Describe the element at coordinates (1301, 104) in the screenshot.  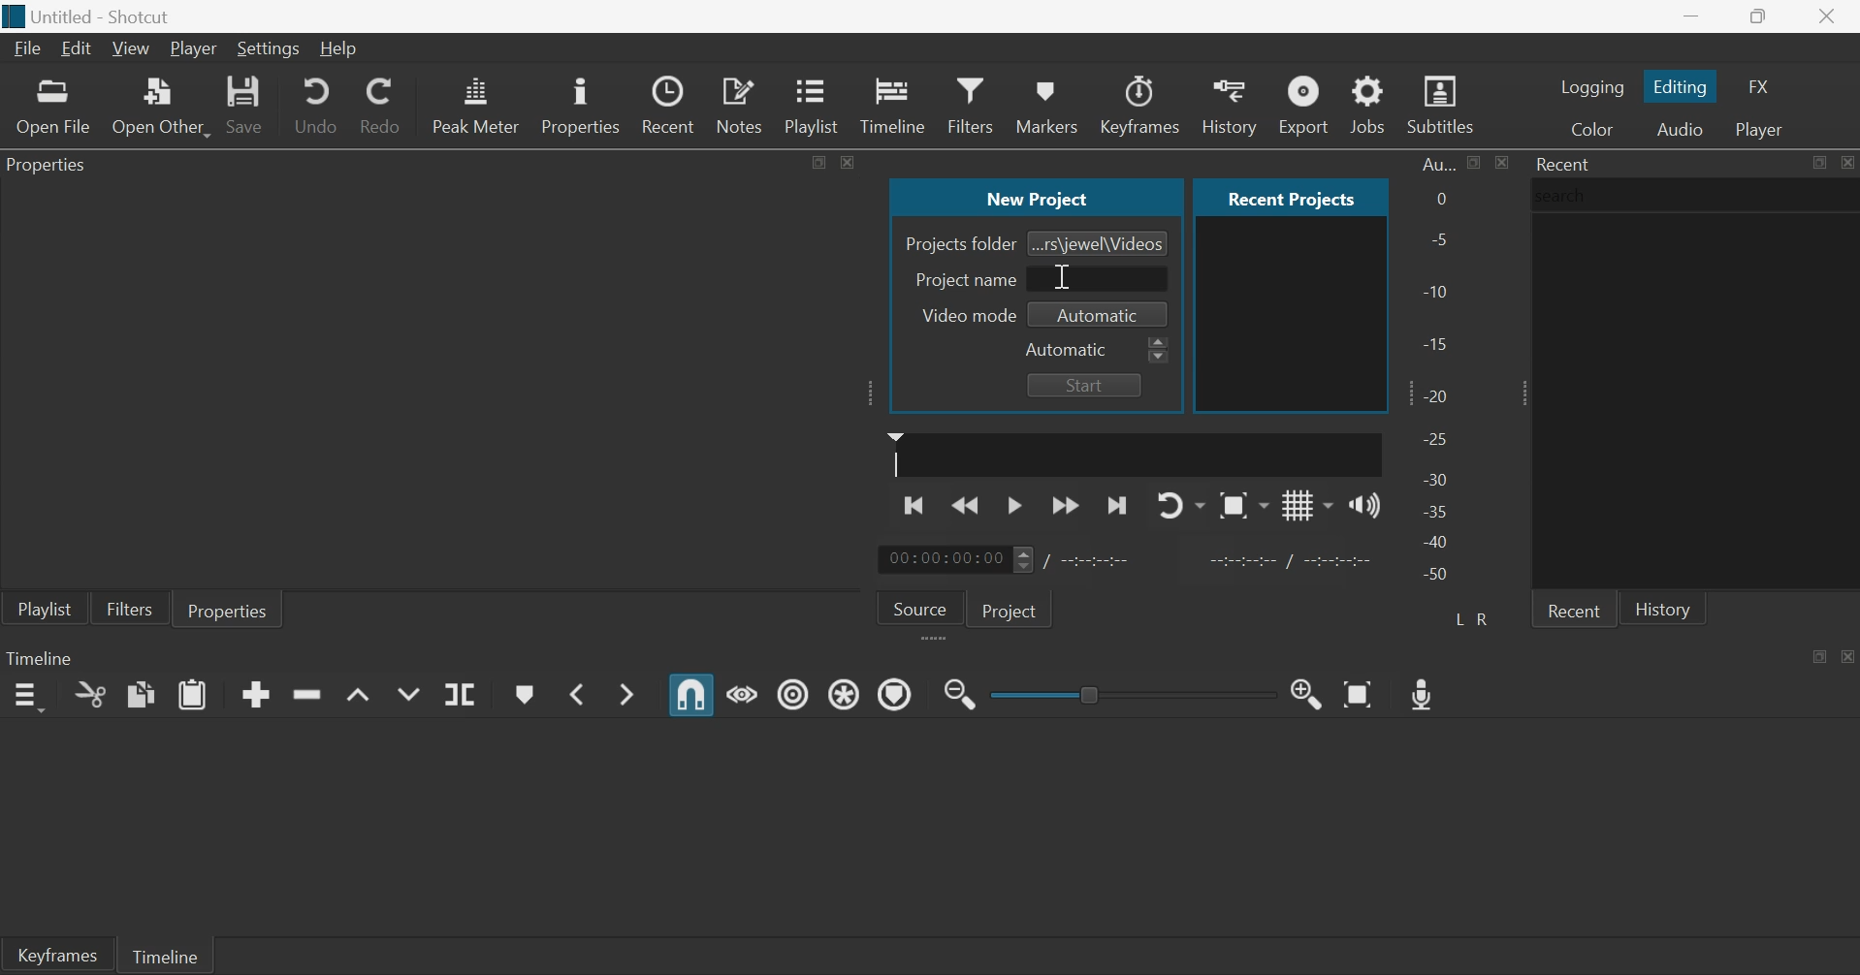
I see `Export` at that location.